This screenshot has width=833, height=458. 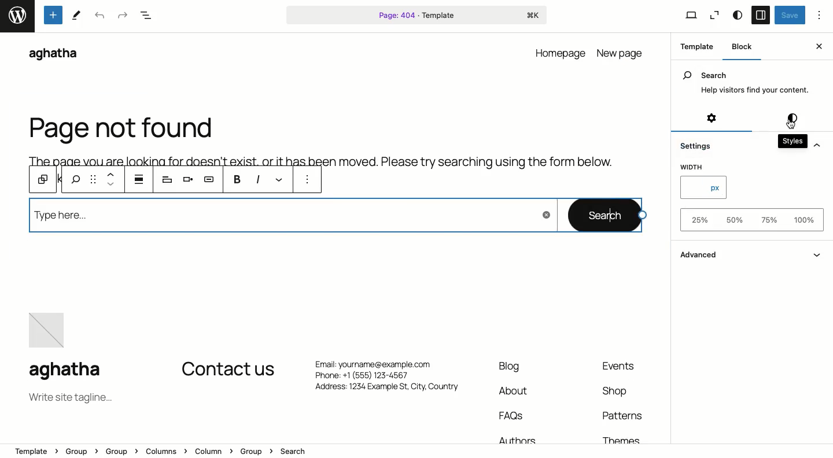 I want to click on Tagline, so click(x=69, y=398).